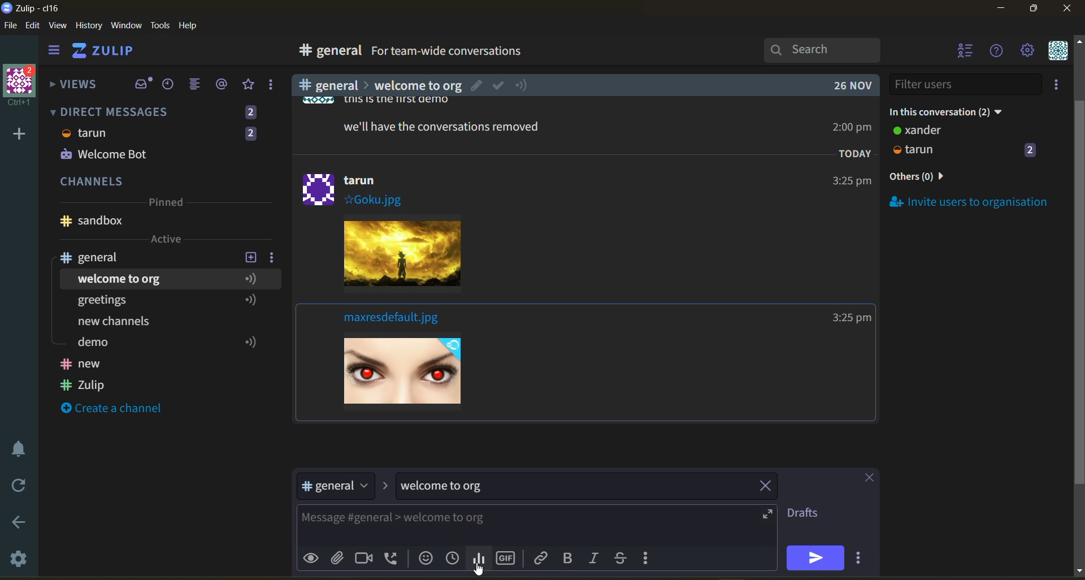  Describe the element at coordinates (657, 53) in the screenshot. I see `help` at that location.